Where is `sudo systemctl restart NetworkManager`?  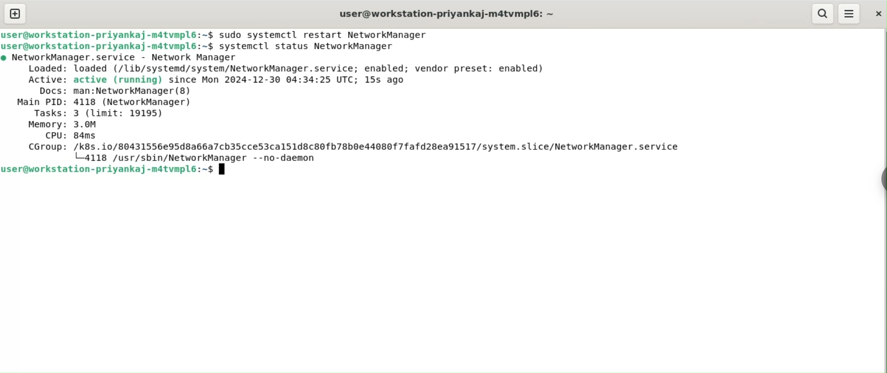
sudo systemctl restart NetworkManager is located at coordinates (327, 35).